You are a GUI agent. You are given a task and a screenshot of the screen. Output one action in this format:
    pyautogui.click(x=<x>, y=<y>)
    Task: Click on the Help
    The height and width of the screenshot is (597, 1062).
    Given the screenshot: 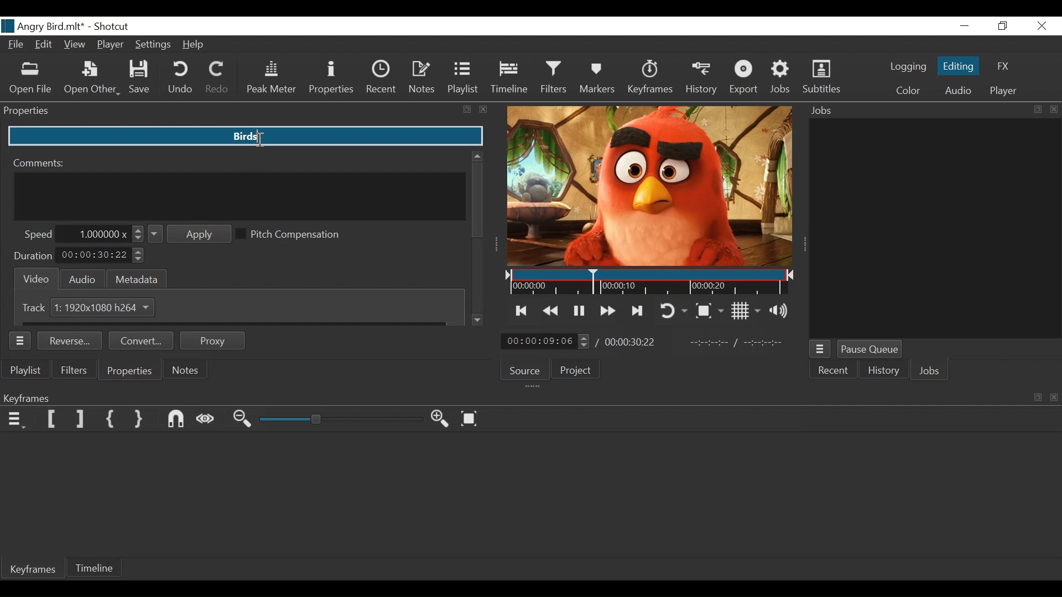 What is the action you would take?
    pyautogui.click(x=195, y=45)
    